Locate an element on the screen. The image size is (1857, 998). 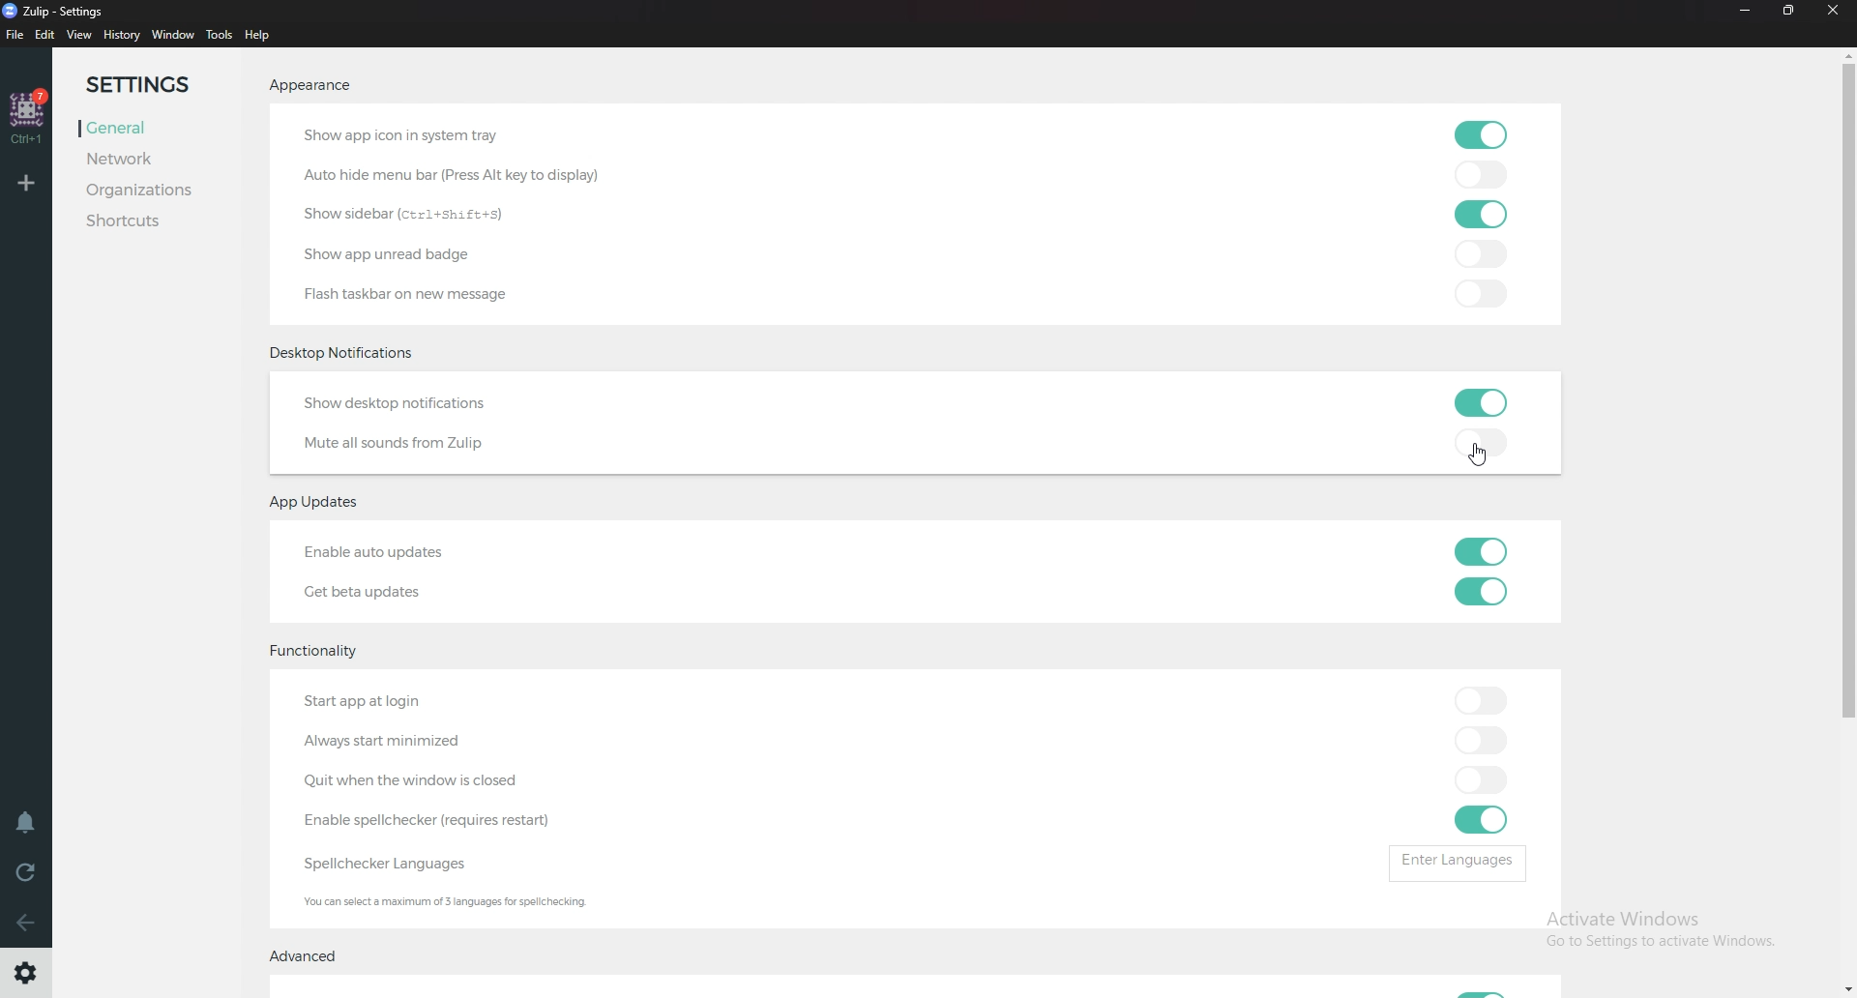
Functionality is located at coordinates (320, 653).